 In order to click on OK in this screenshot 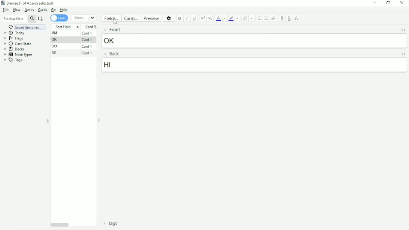, I will do `click(55, 40)`.